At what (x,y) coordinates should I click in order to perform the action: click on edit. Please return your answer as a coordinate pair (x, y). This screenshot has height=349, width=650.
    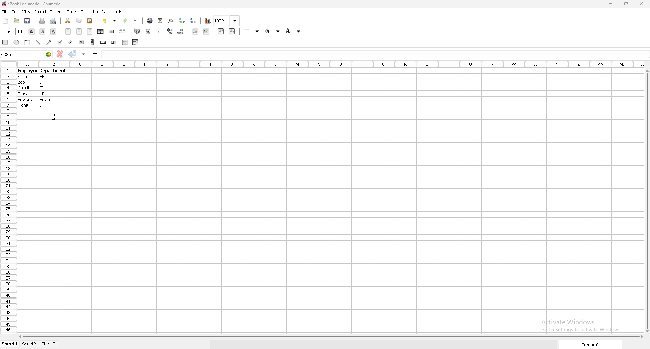
    Looking at the image, I should click on (16, 12).